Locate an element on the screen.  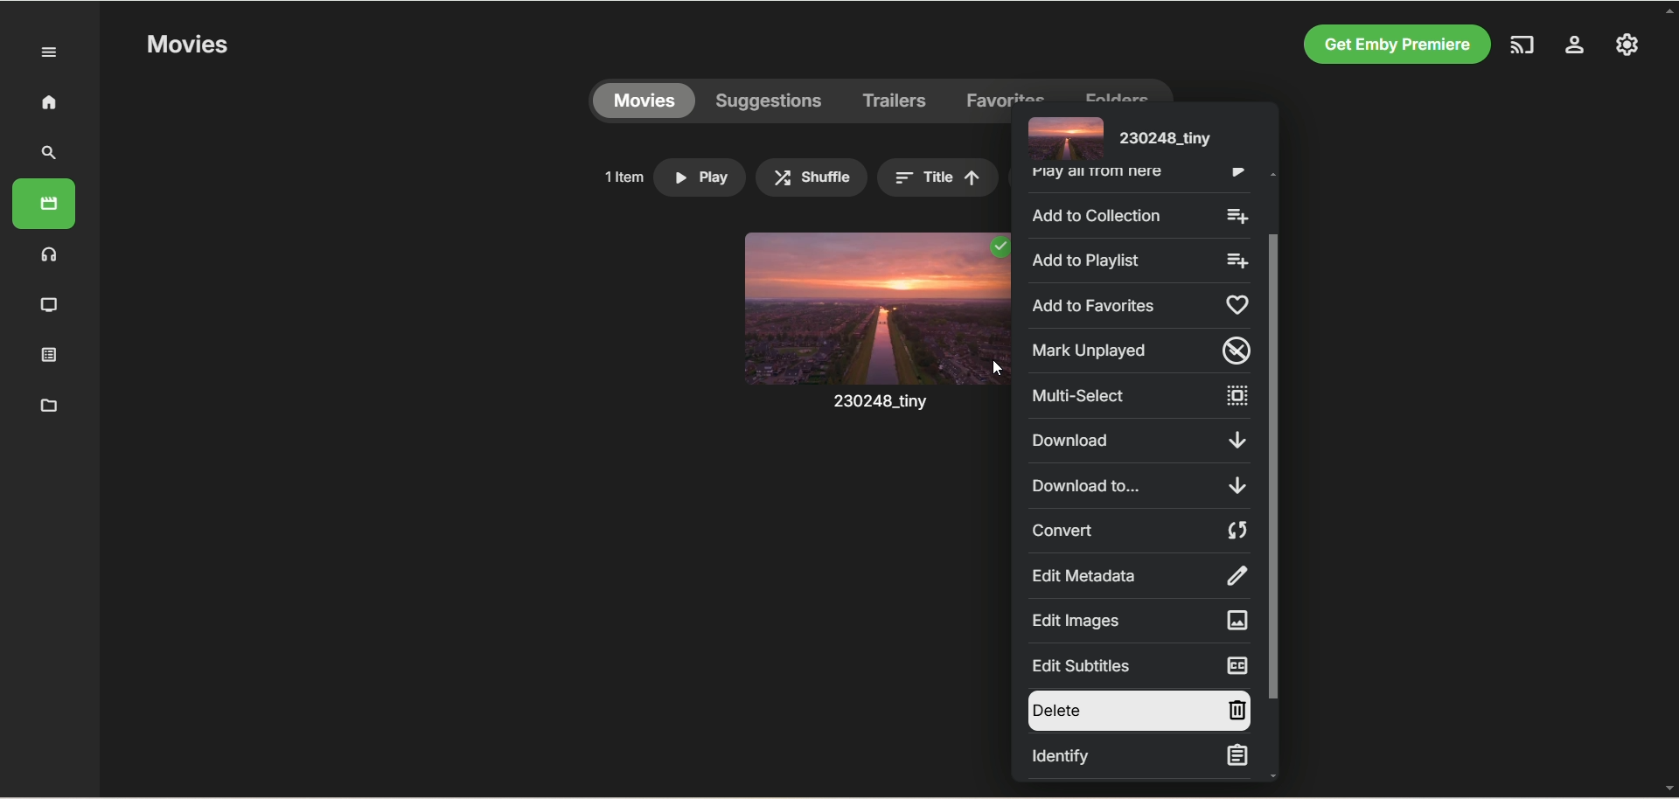
Movie is located at coordinates (874, 339).